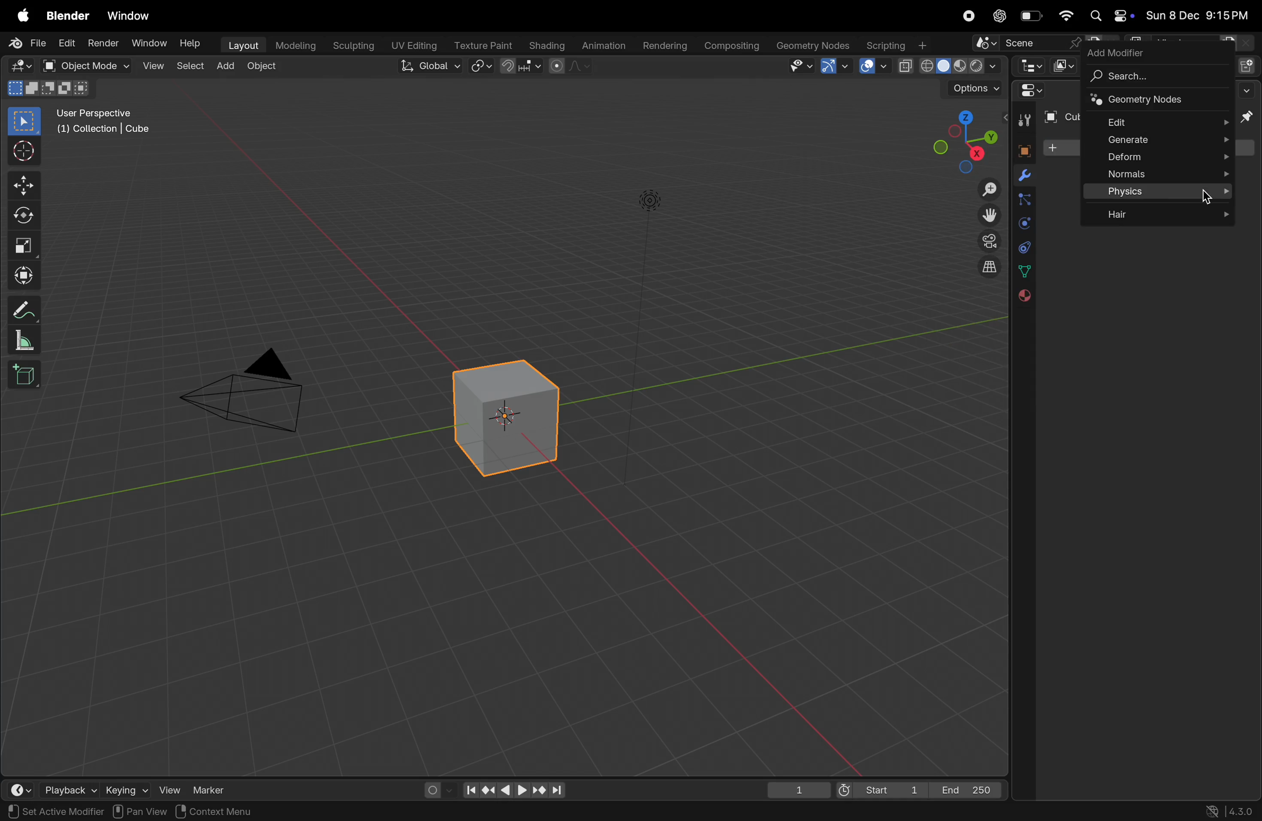 The height and width of the screenshot is (821, 1262). What do you see at coordinates (833, 67) in the screenshot?
I see `show Gimzo` at bounding box center [833, 67].